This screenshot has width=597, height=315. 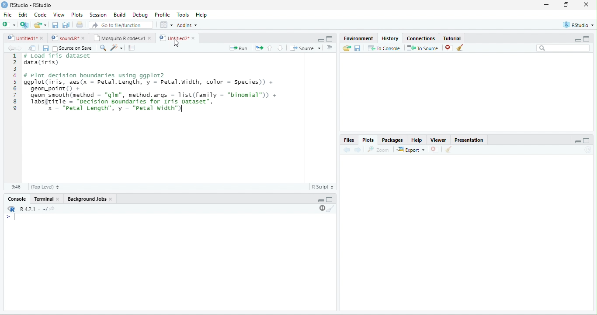 What do you see at coordinates (84, 38) in the screenshot?
I see `close` at bounding box center [84, 38].